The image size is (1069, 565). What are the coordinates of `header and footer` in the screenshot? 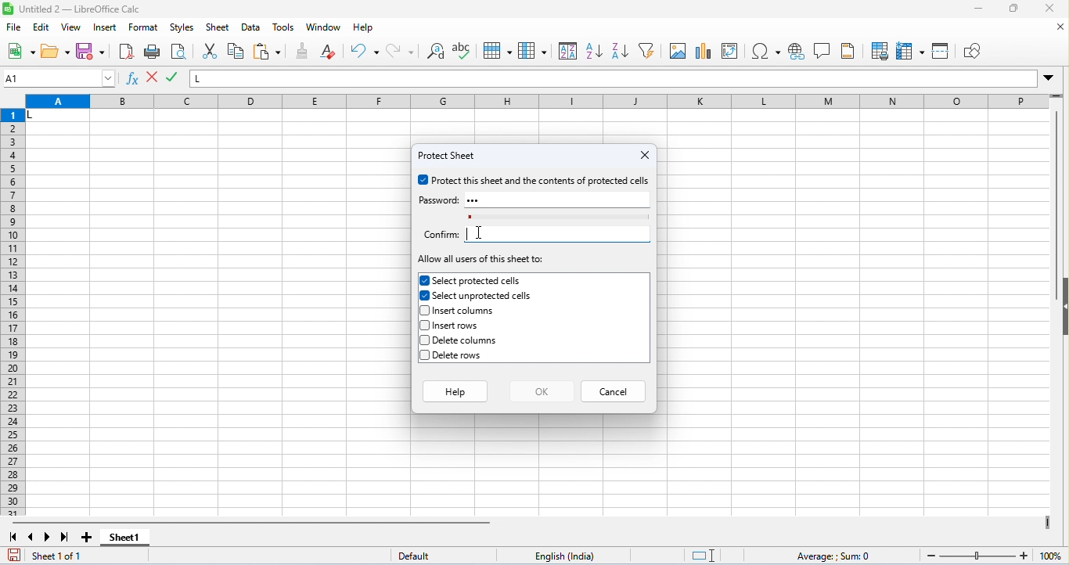 It's located at (848, 51).